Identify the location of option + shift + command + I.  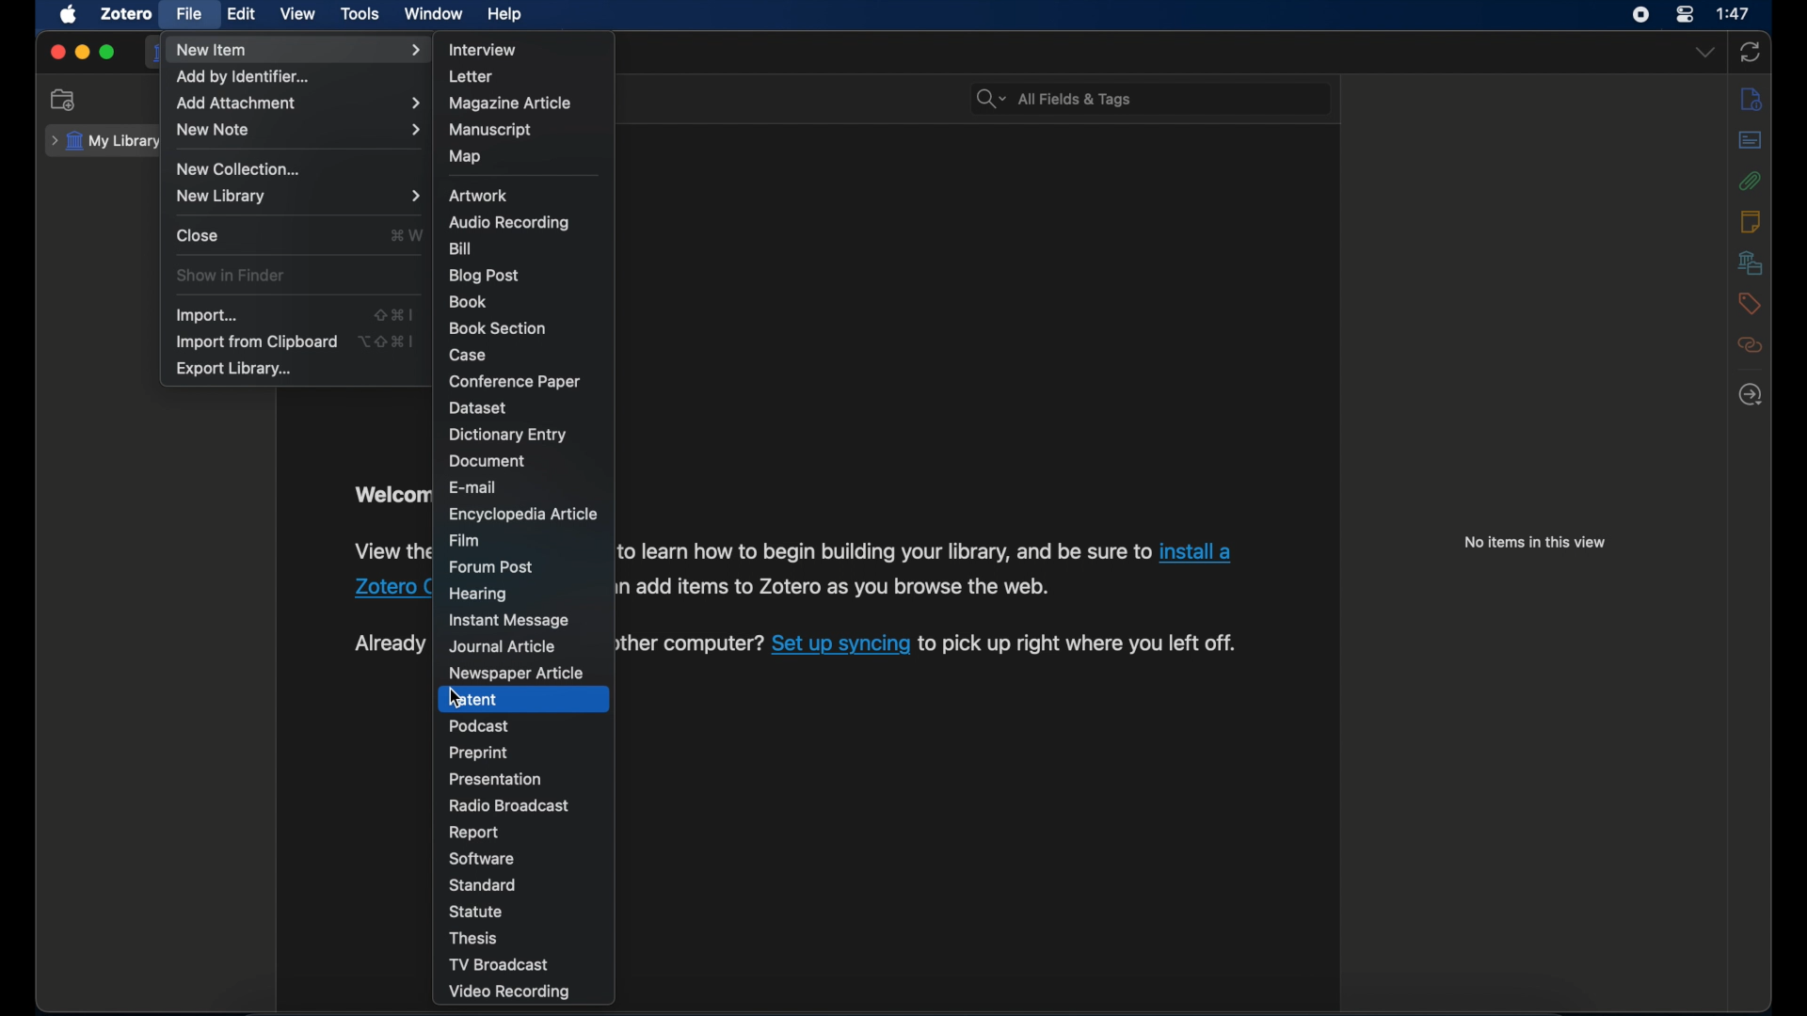
(385, 341).